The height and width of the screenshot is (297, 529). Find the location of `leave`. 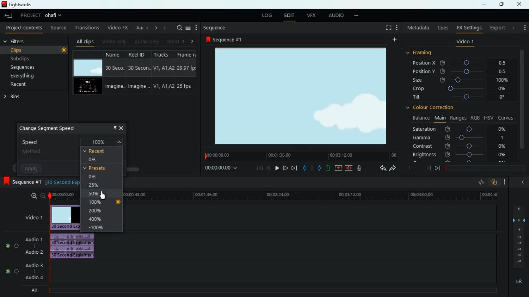

leave is located at coordinates (8, 15).